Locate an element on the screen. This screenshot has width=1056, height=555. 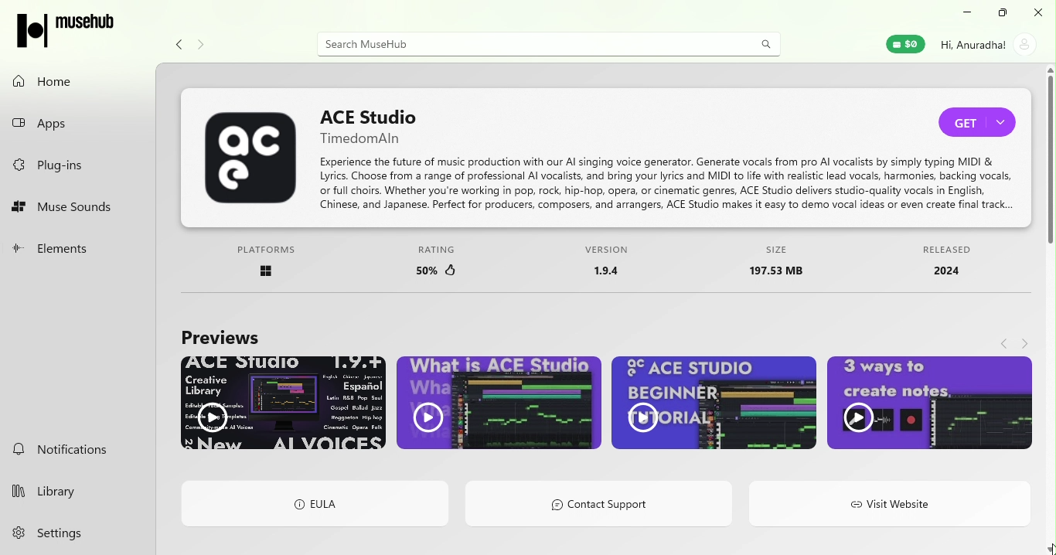
Platforms is located at coordinates (268, 266).